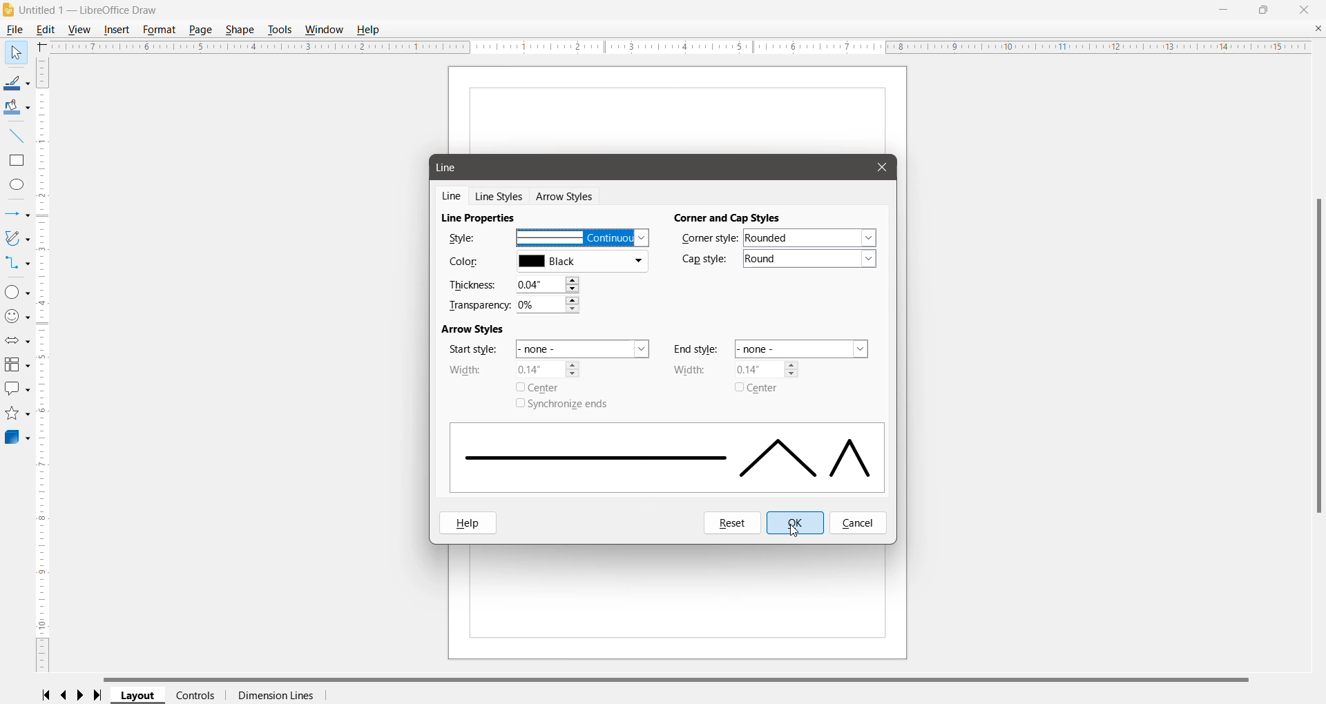  Describe the element at coordinates (17, 136) in the screenshot. I see `Insert Line` at that location.